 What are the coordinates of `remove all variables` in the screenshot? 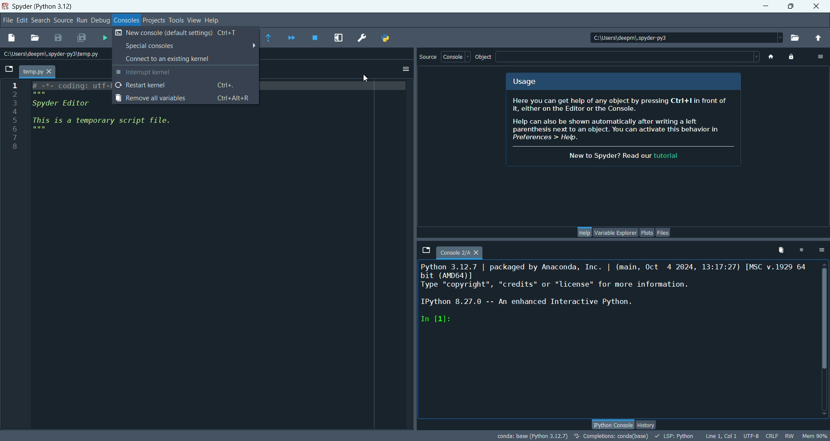 It's located at (183, 97).